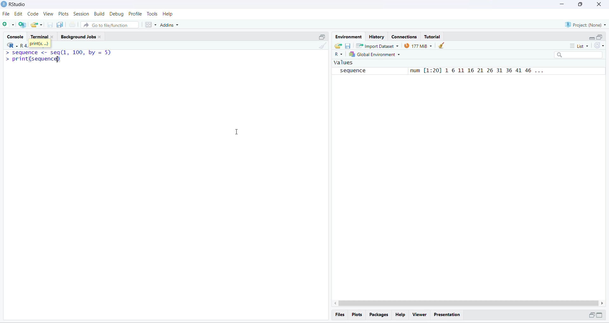 The width and height of the screenshot is (609, 323). Describe the element at coordinates (64, 14) in the screenshot. I see `plots` at that location.